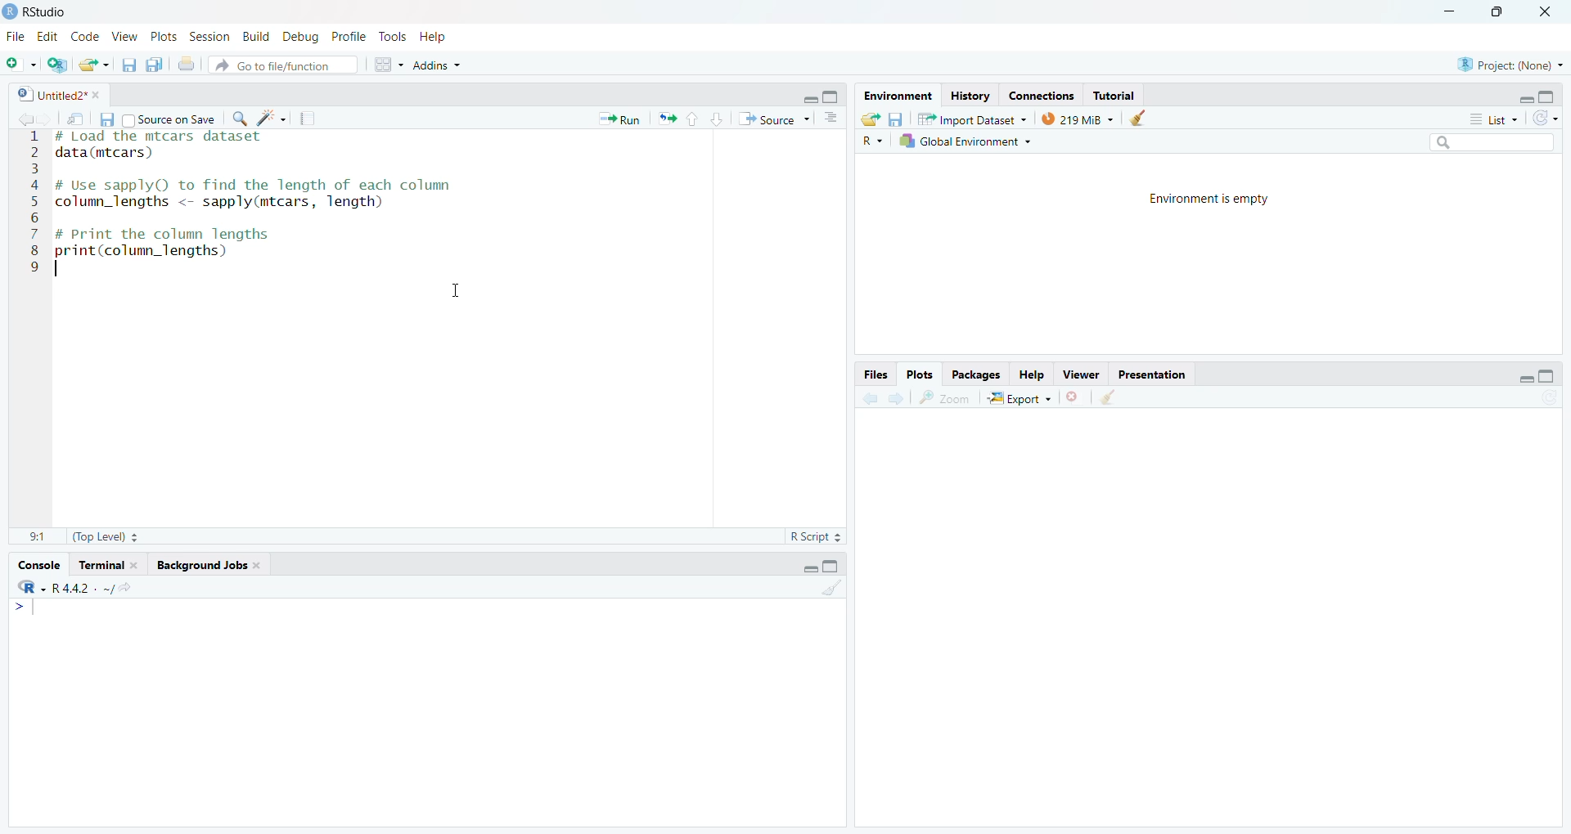 Image resolution: width=1571 pixels, height=834 pixels. Describe the element at coordinates (38, 538) in the screenshot. I see `1:1` at that location.